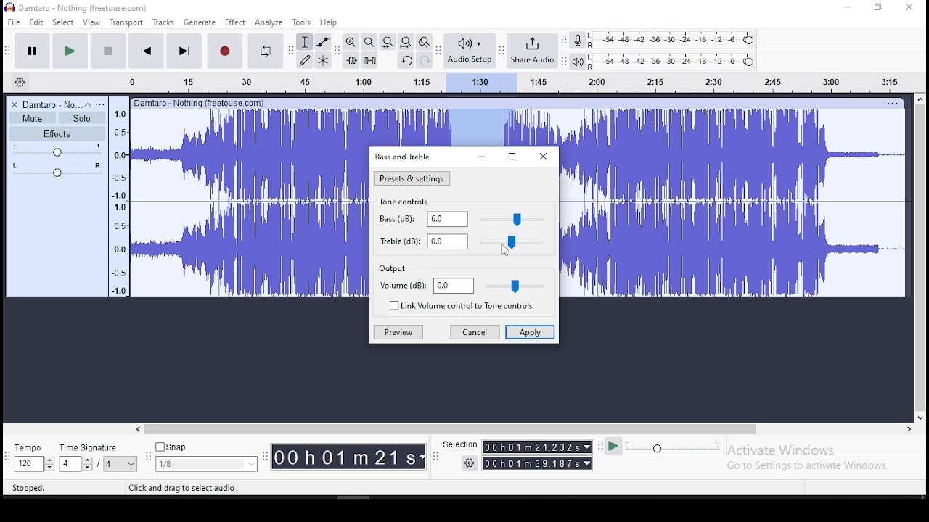 The image size is (929, 522). What do you see at coordinates (32, 118) in the screenshot?
I see `mute` at bounding box center [32, 118].